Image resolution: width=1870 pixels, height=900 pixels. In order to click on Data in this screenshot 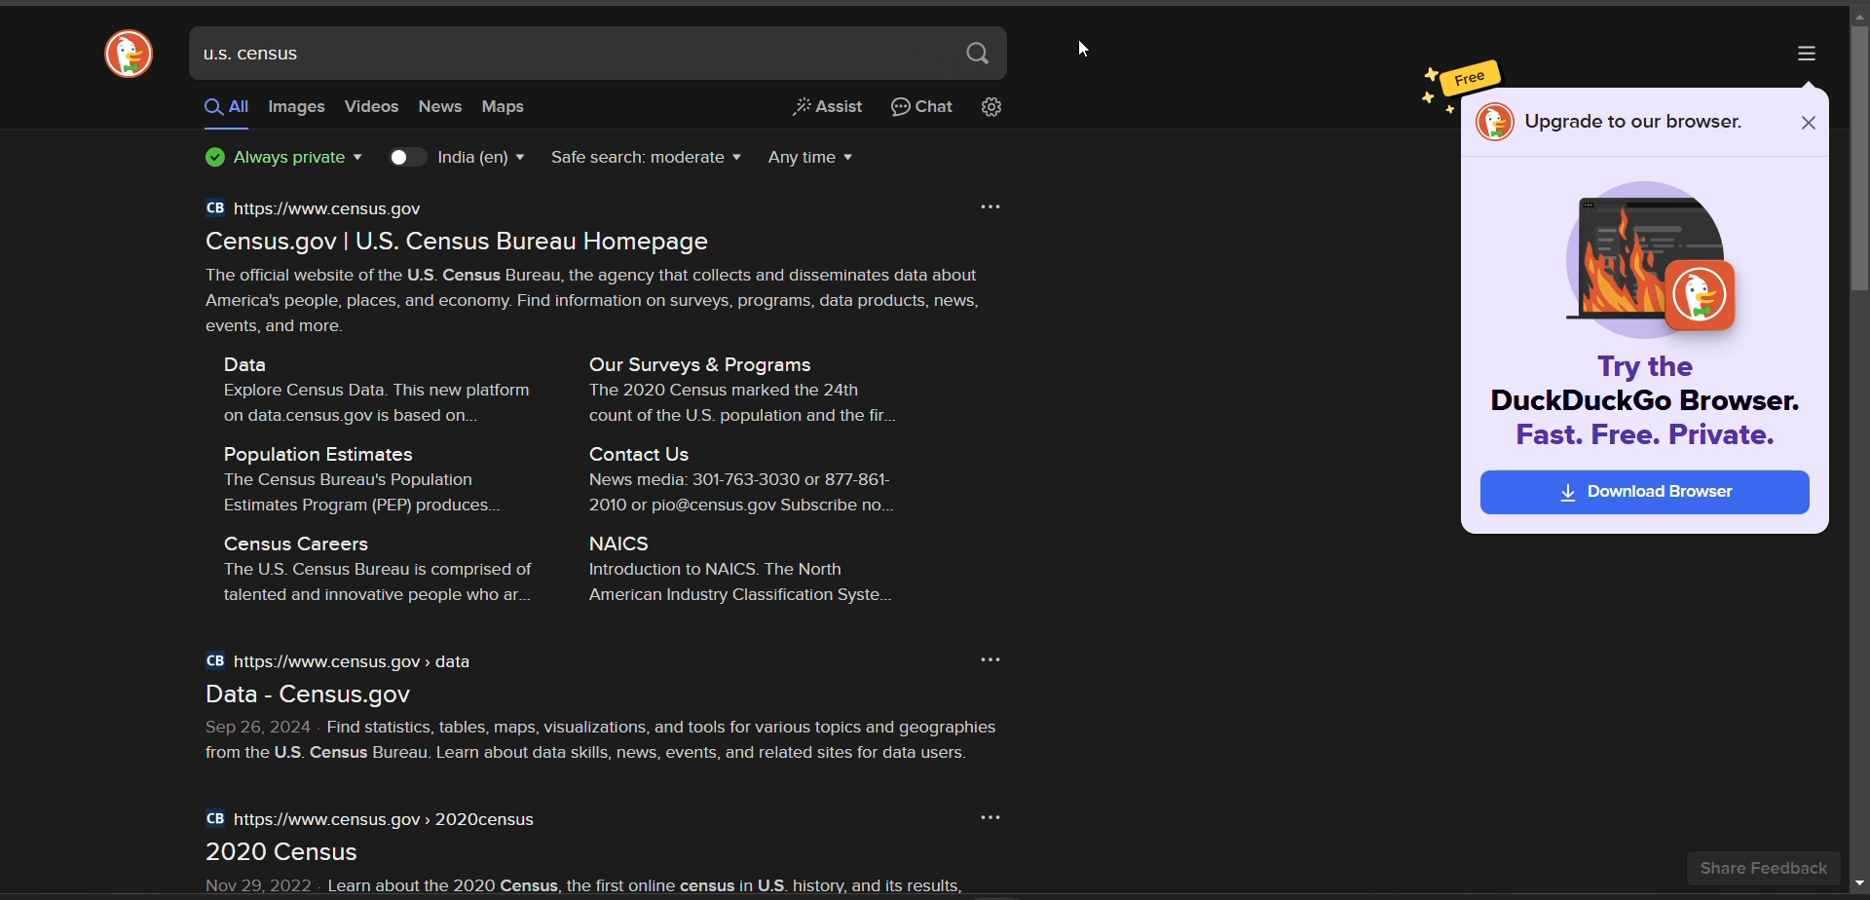, I will do `click(262, 361)`.